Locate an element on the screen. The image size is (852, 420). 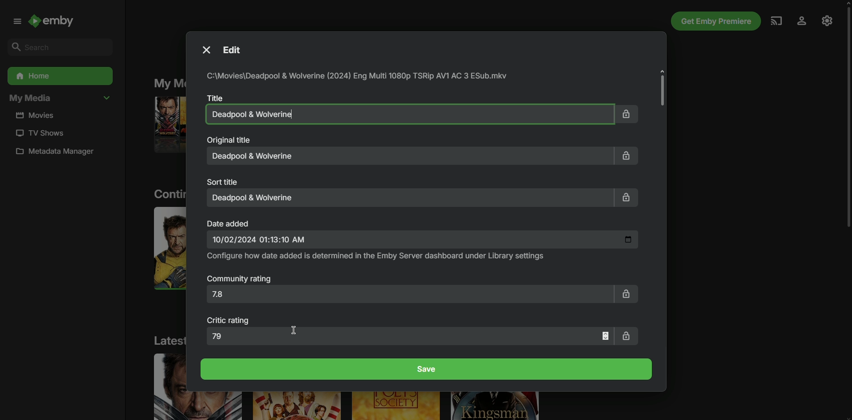
Metadata manager is located at coordinates (59, 153).